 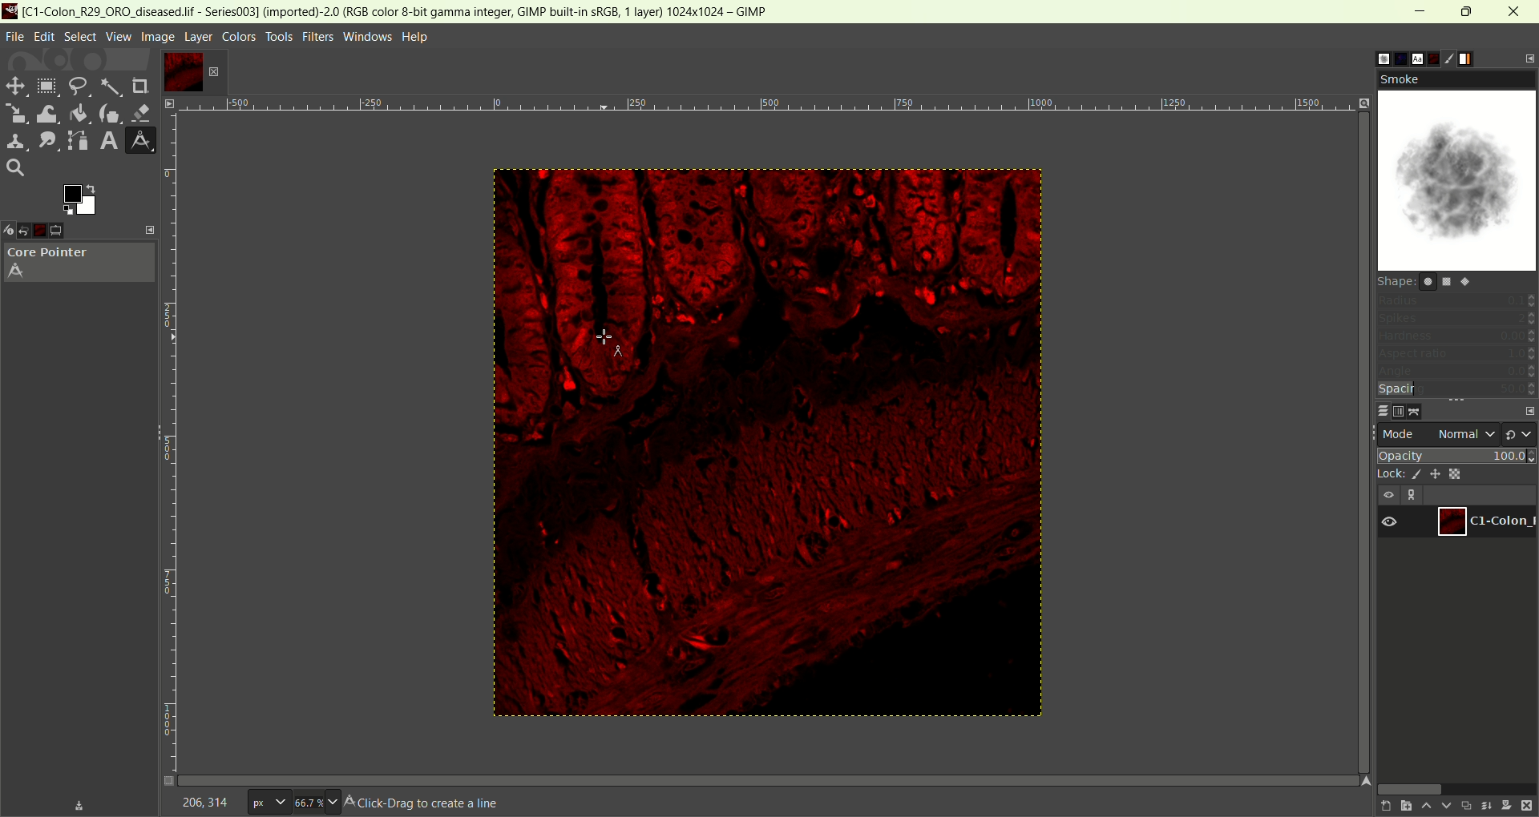 What do you see at coordinates (1456, 170) in the screenshot?
I see `smoke` at bounding box center [1456, 170].